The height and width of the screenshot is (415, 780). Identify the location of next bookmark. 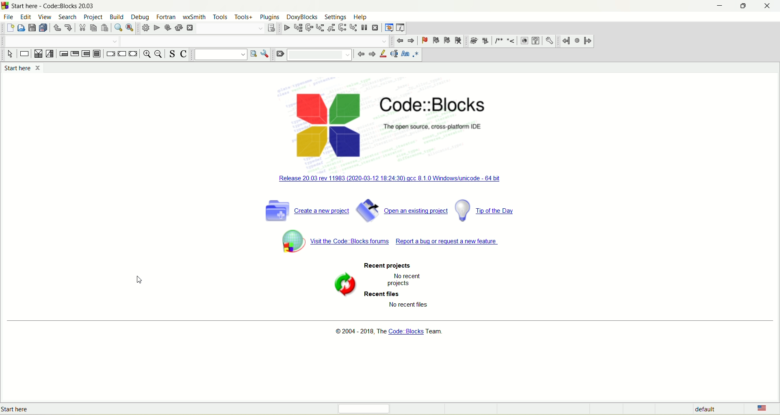
(447, 40).